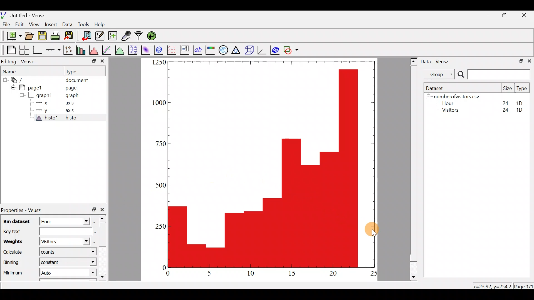  What do you see at coordinates (75, 71) in the screenshot?
I see `Type` at bounding box center [75, 71].